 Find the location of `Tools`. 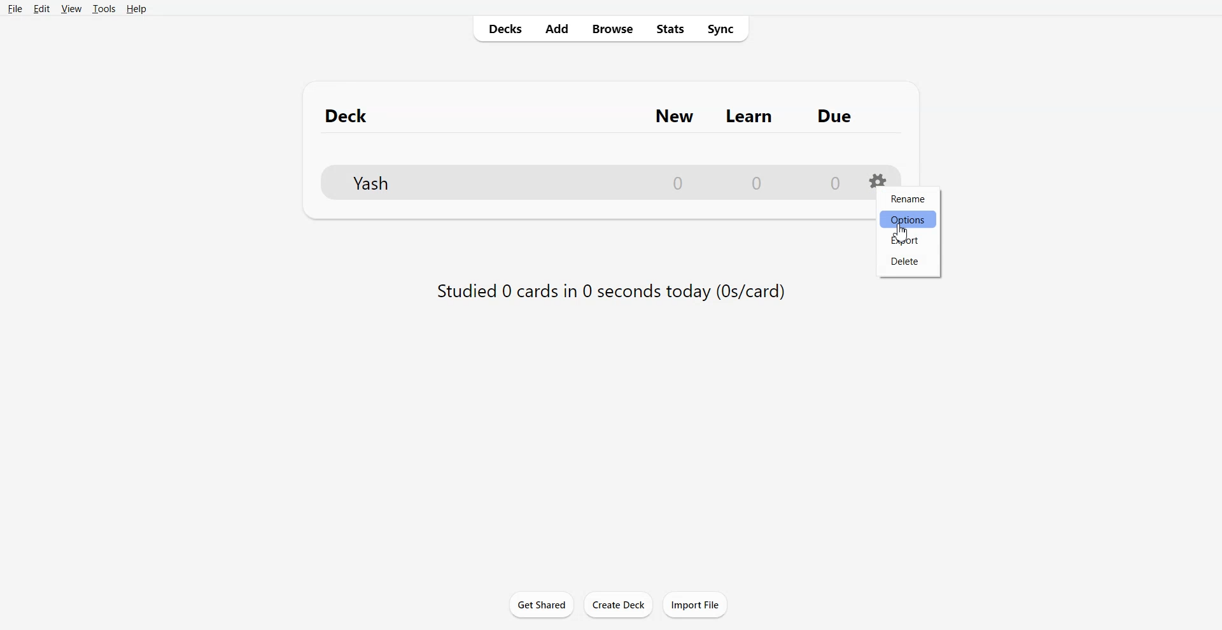

Tools is located at coordinates (104, 9).